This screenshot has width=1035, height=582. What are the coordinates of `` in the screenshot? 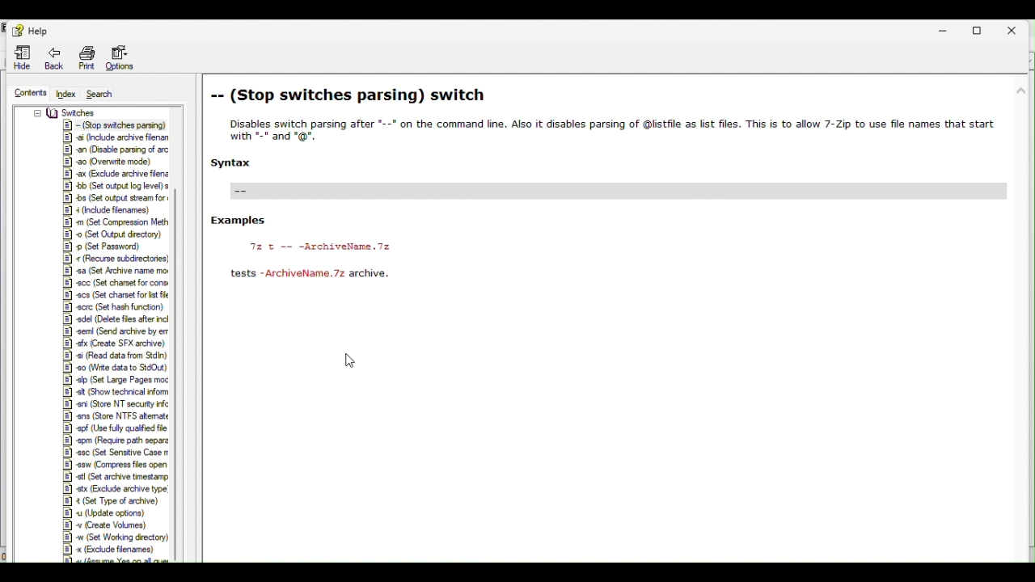 It's located at (116, 452).